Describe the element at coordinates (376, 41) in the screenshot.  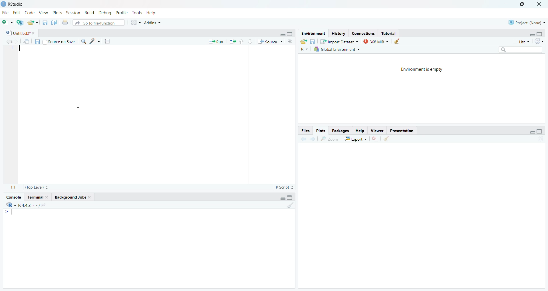
I see `368 MiB ~` at that location.